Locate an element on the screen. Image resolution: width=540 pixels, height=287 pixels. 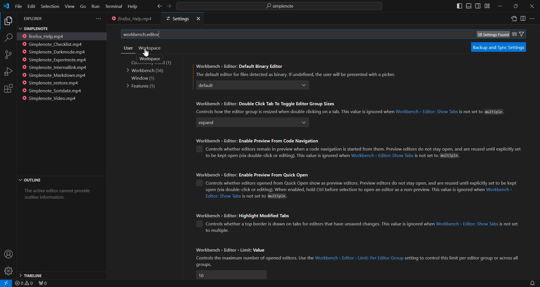
Workspace is located at coordinates (149, 48).